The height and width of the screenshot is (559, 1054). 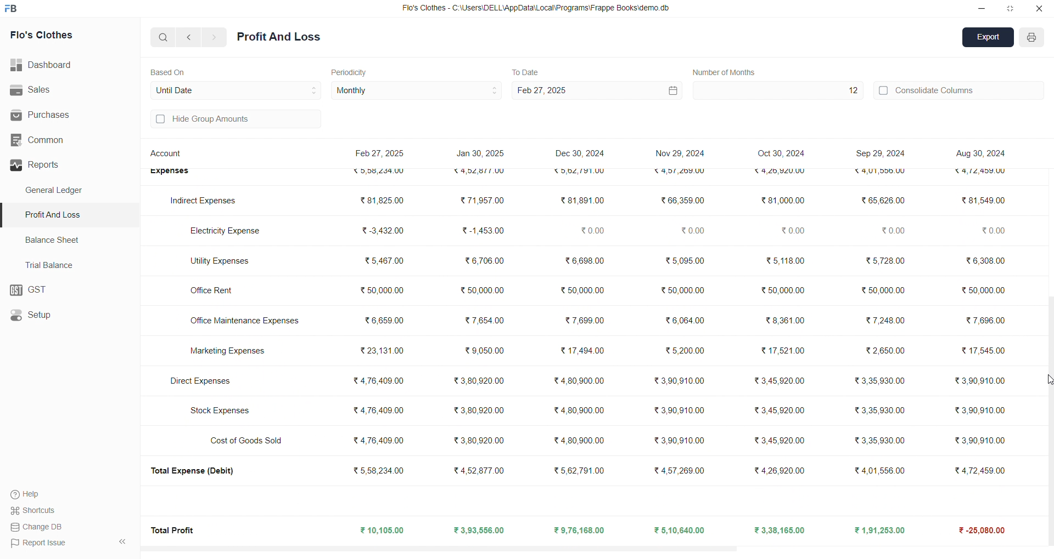 I want to click on ₹4,76,409.00, so click(x=379, y=409).